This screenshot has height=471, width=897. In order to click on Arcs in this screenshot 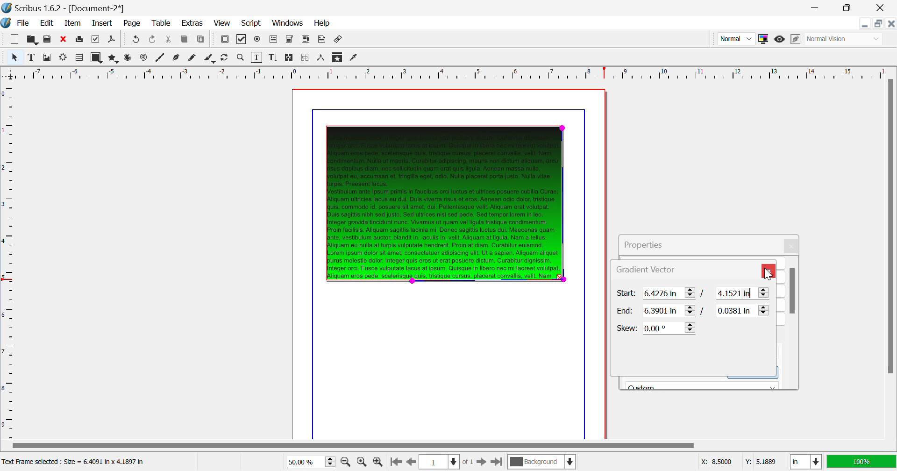, I will do `click(129, 58)`.